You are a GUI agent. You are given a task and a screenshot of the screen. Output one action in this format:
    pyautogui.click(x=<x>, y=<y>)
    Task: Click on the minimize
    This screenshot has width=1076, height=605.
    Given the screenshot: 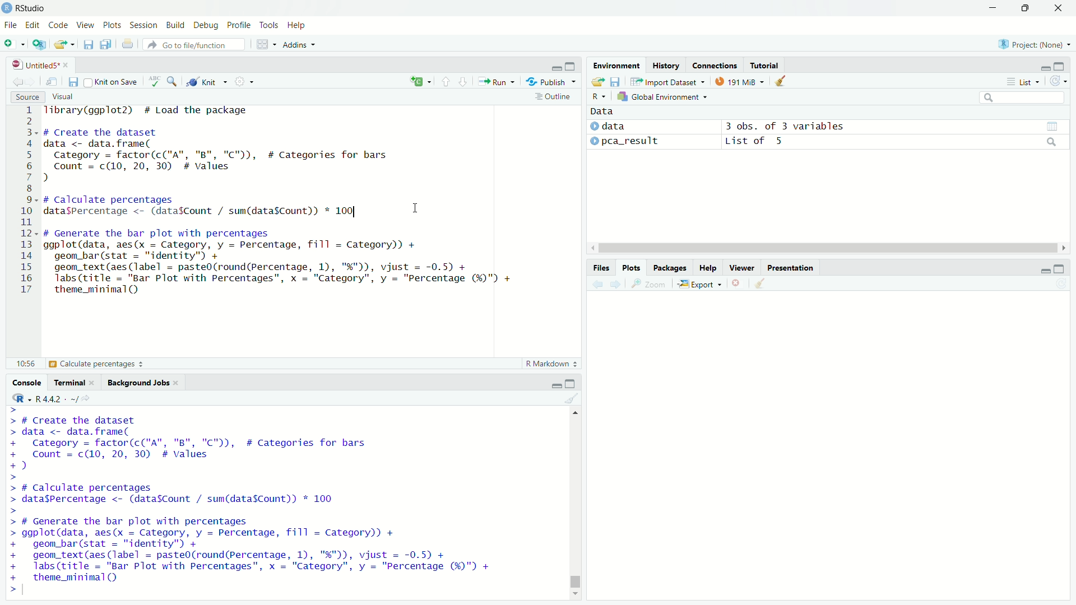 What is the action you would take?
    pyautogui.click(x=555, y=66)
    